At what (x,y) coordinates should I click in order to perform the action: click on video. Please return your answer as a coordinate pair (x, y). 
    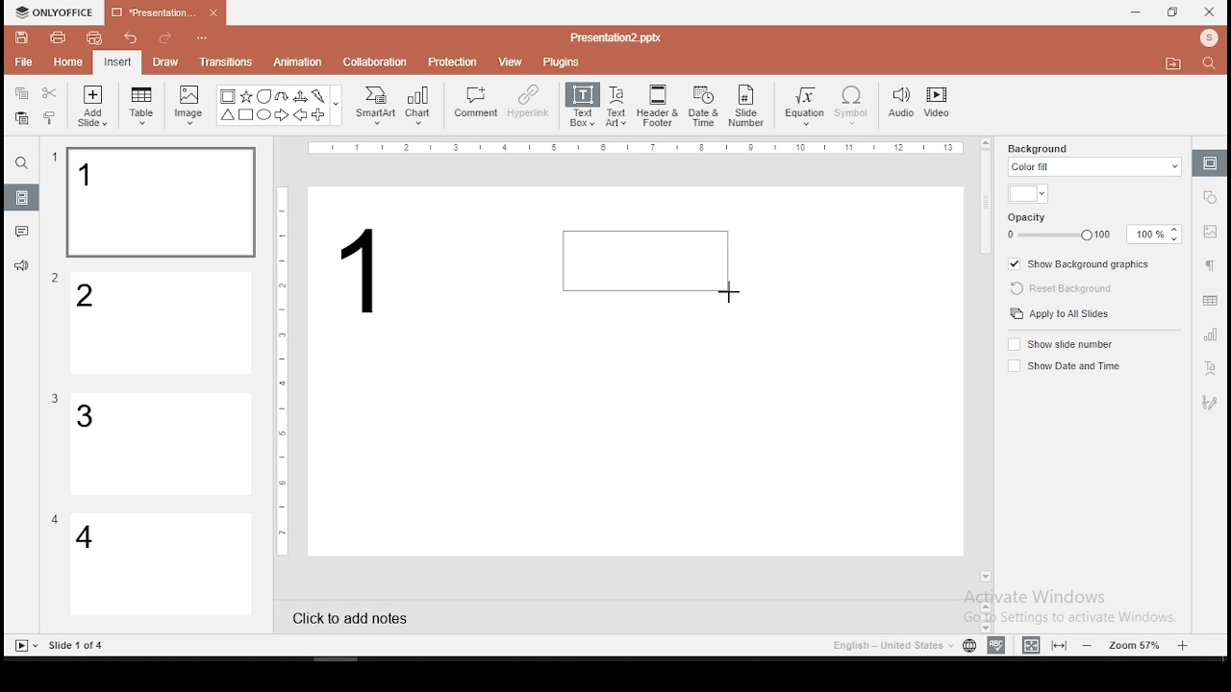
    Looking at the image, I should click on (937, 105).